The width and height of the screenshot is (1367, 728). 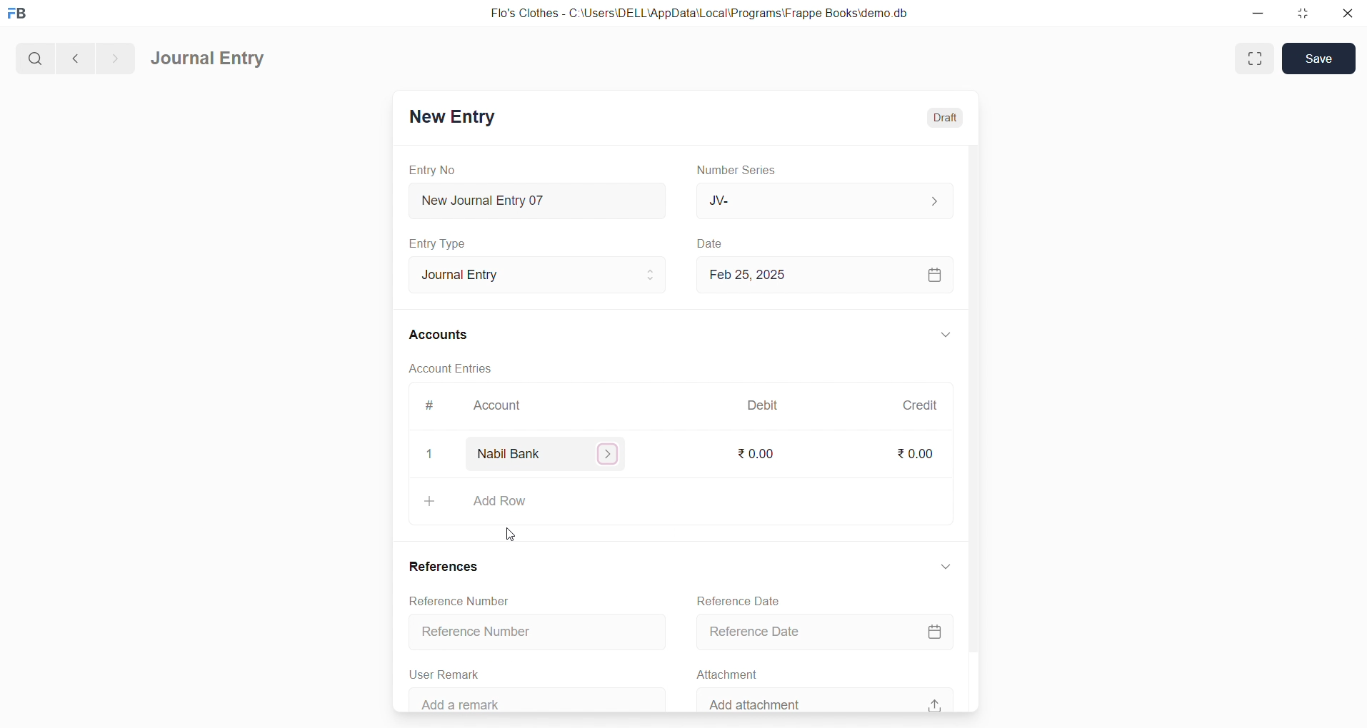 What do you see at coordinates (428, 405) in the screenshot?
I see `#` at bounding box center [428, 405].